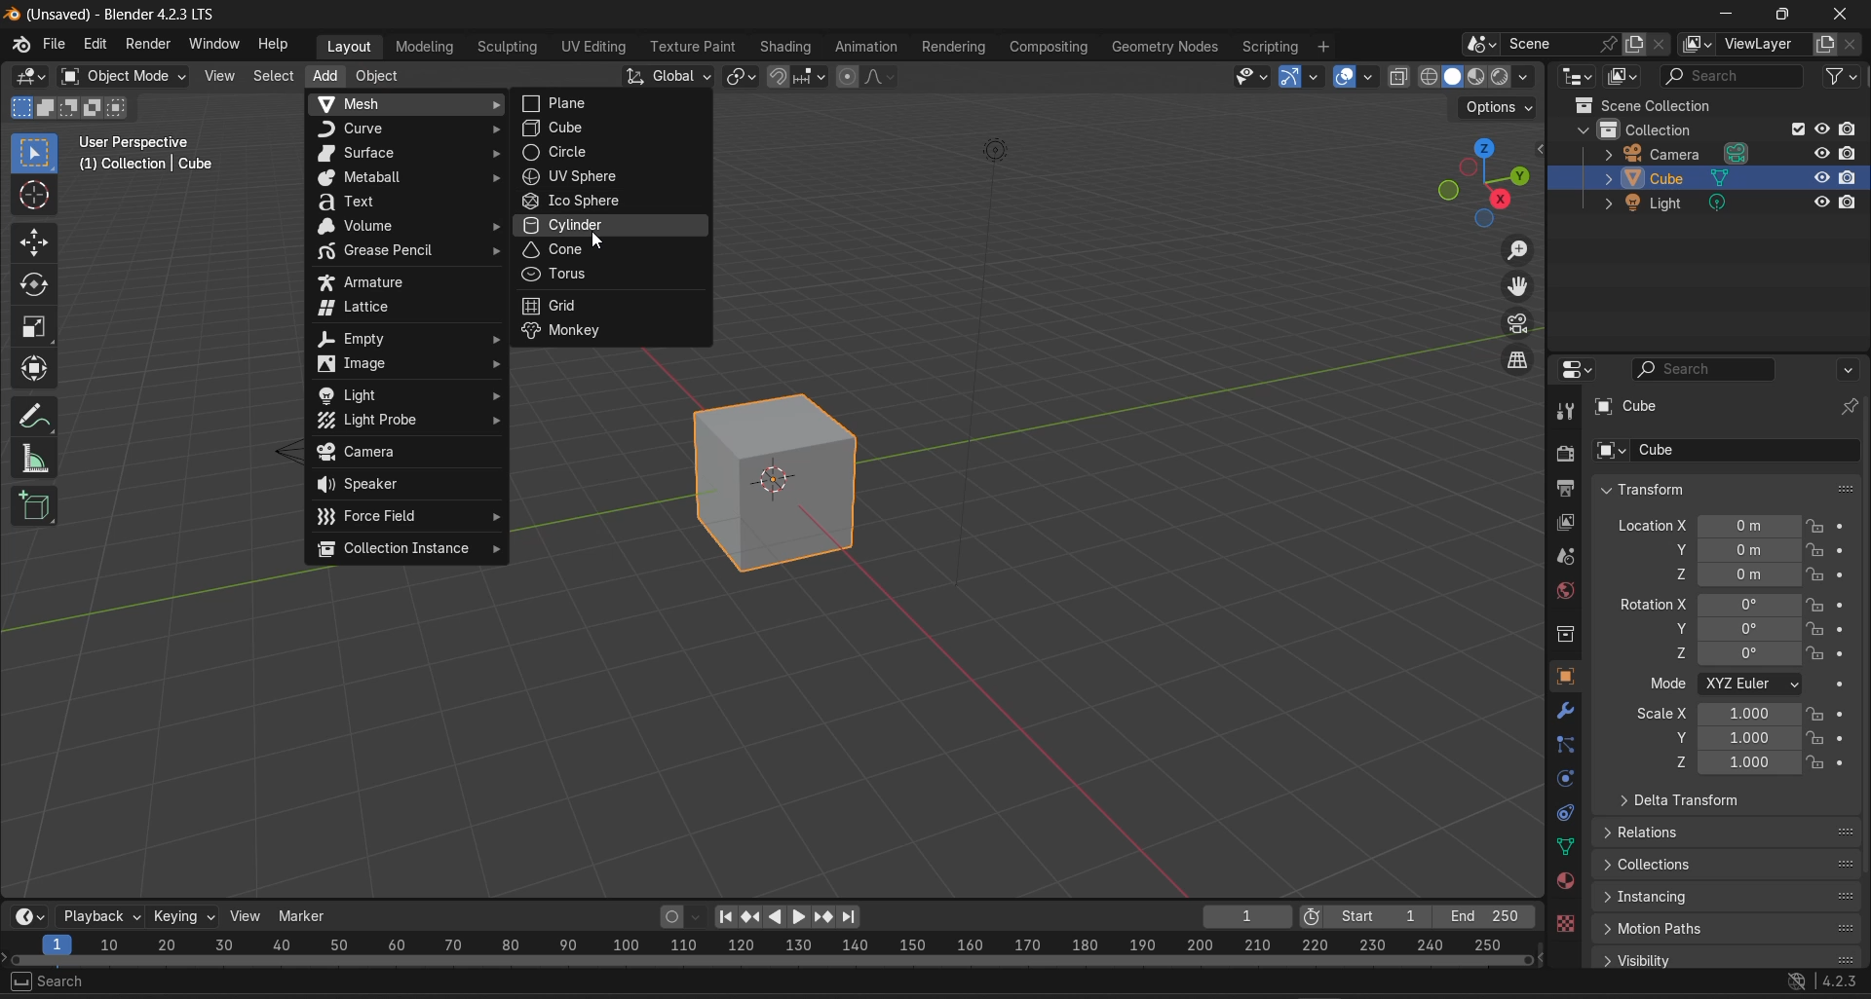 This screenshot has height=999, width=1871. Describe the element at coordinates (1841, 981) in the screenshot. I see `4.2.3` at that location.